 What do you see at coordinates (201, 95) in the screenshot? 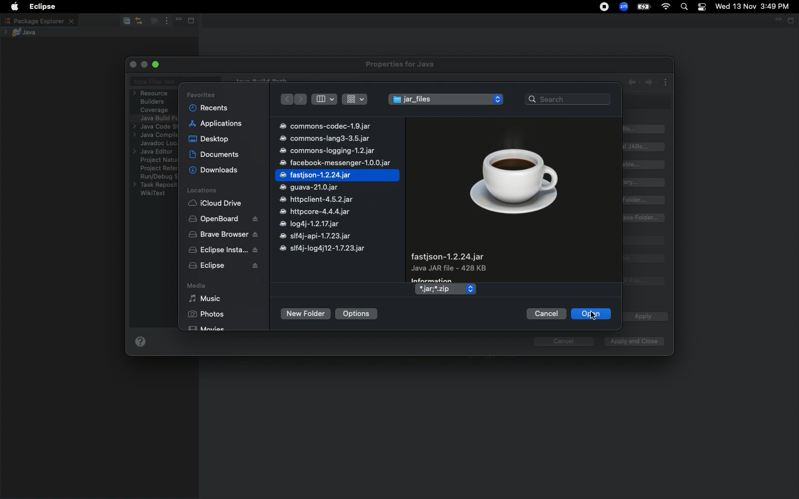
I see `Favorites` at bounding box center [201, 95].